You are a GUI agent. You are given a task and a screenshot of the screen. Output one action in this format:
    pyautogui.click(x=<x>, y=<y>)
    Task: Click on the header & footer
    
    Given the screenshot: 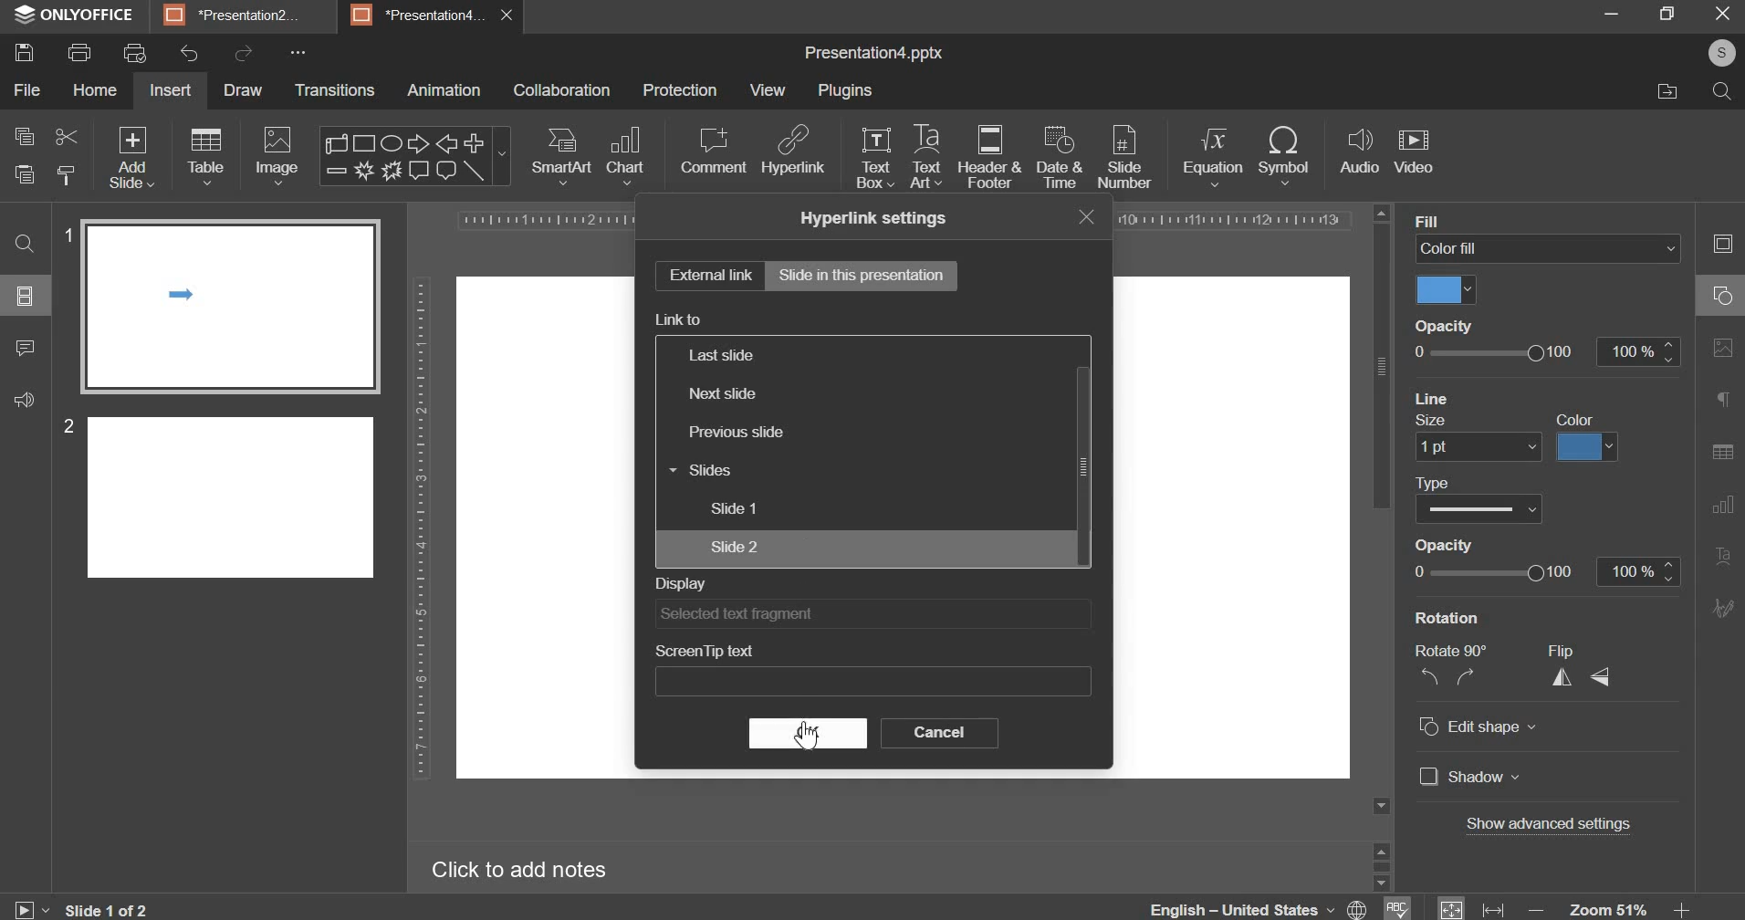 What is the action you would take?
    pyautogui.click(x=989, y=158)
    